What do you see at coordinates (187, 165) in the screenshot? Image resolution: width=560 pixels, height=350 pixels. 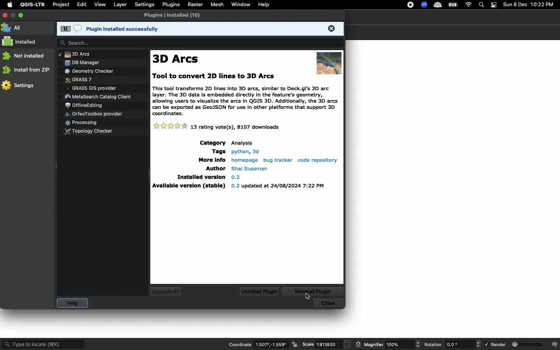 I see `Tags

More info

Author

Available version (stable)` at bounding box center [187, 165].